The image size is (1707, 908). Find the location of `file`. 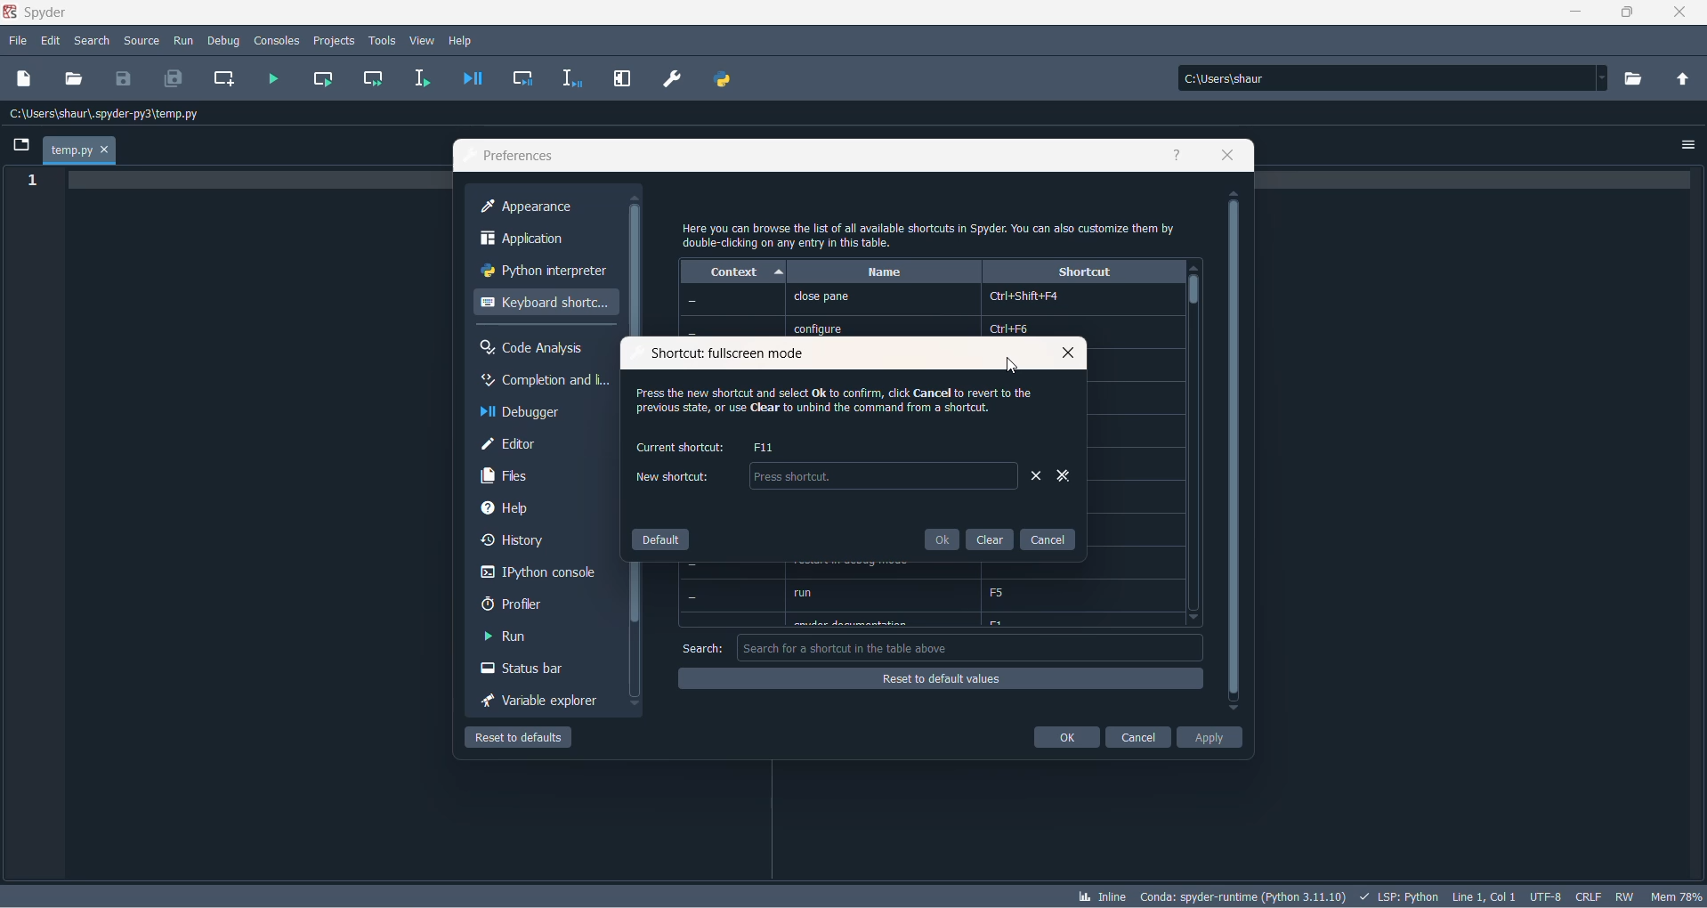

file is located at coordinates (17, 42).